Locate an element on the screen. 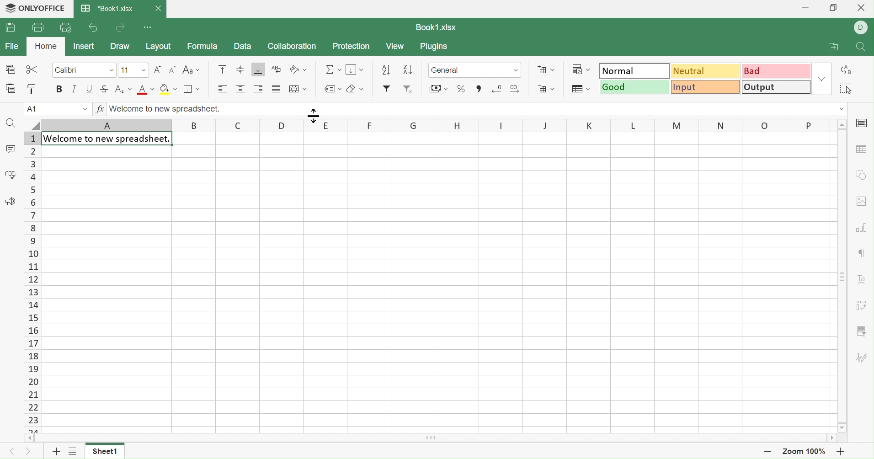 This screenshot has height=459, width=874. Named ranges is located at coordinates (333, 89).